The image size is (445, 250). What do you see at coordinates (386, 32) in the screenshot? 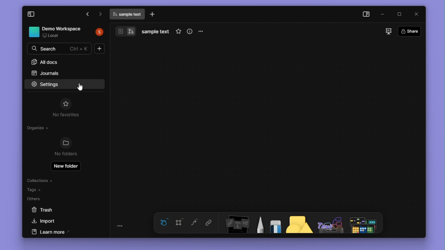
I see `slideshow` at bounding box center [386, 32].